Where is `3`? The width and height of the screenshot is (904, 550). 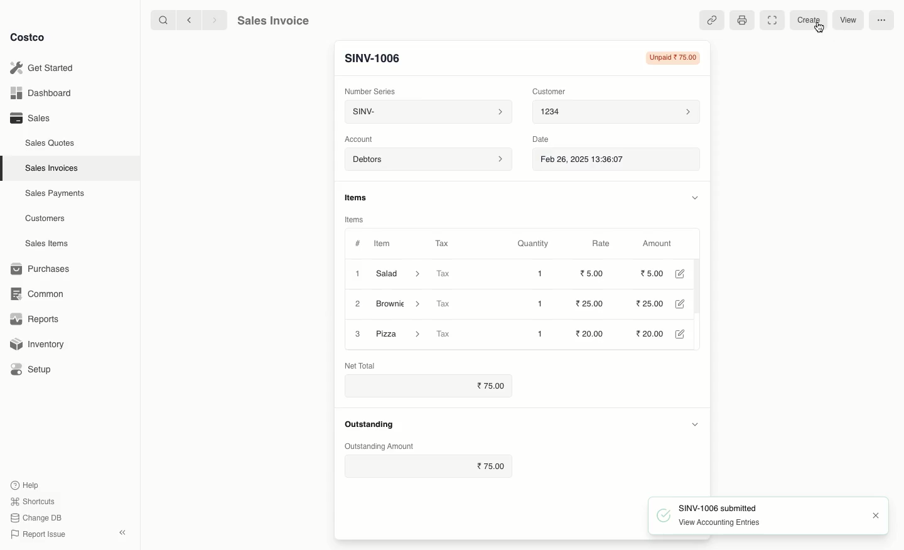
3 is located at coordinates (358, 334).